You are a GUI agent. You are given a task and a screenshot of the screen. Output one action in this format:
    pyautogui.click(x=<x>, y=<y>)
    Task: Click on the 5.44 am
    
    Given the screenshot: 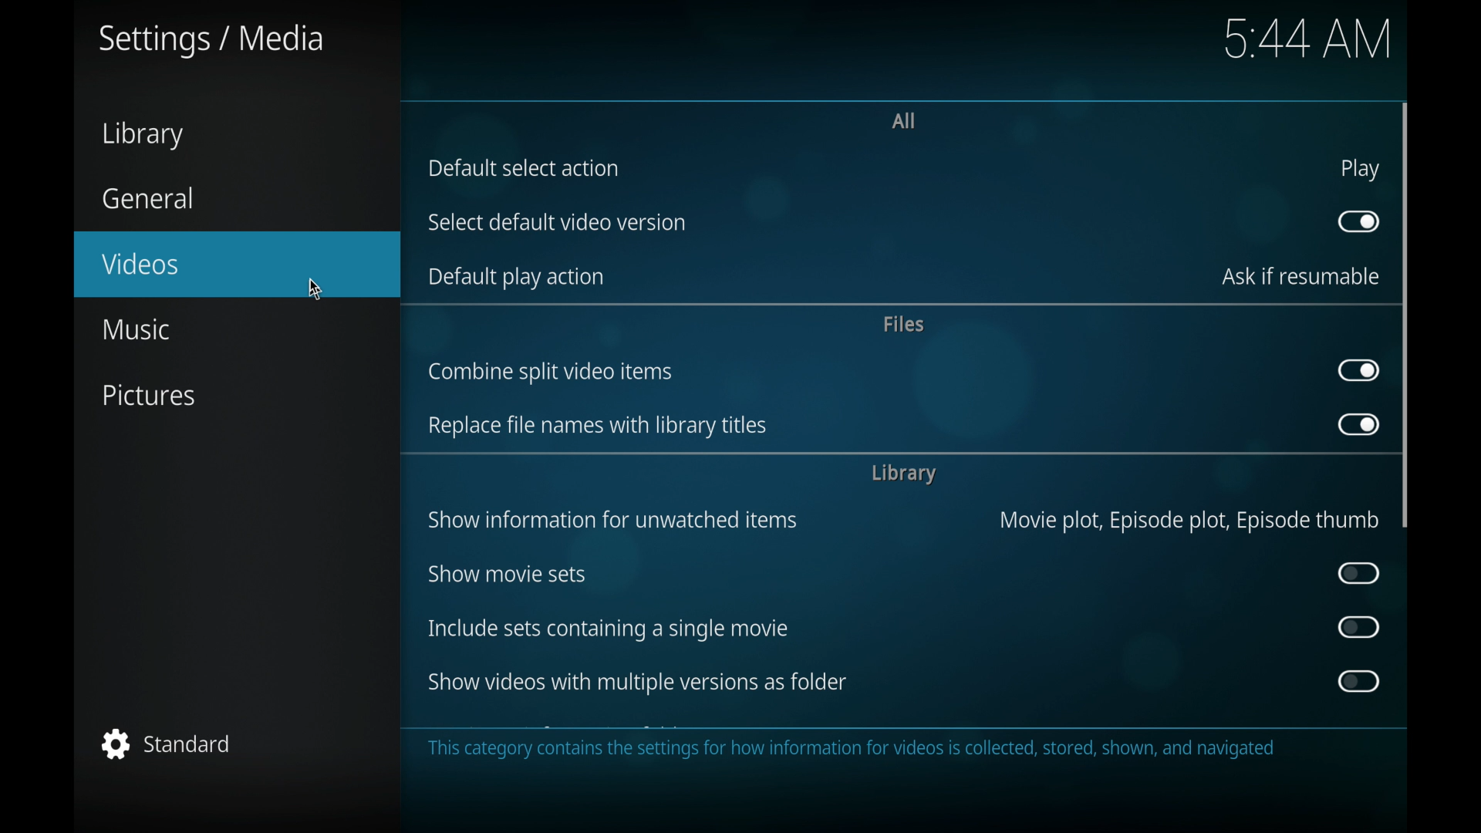 What is the action you would take?
    pyautogui.click(x=1311, y=41)
    